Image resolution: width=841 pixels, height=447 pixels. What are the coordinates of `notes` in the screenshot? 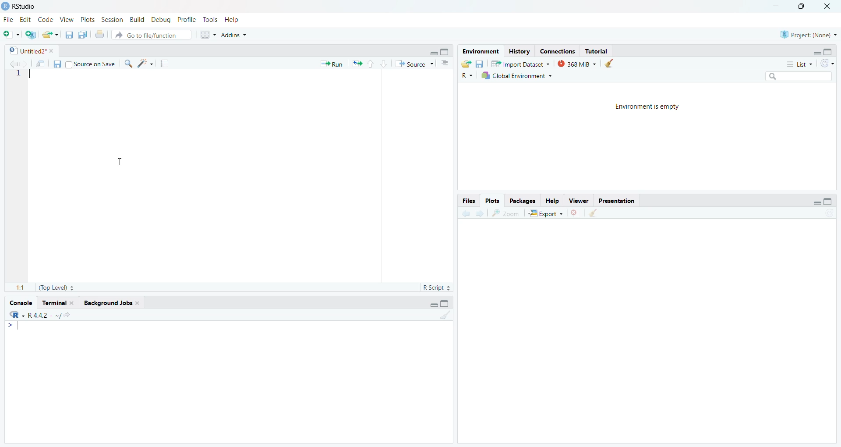 It's located at (167, 64).